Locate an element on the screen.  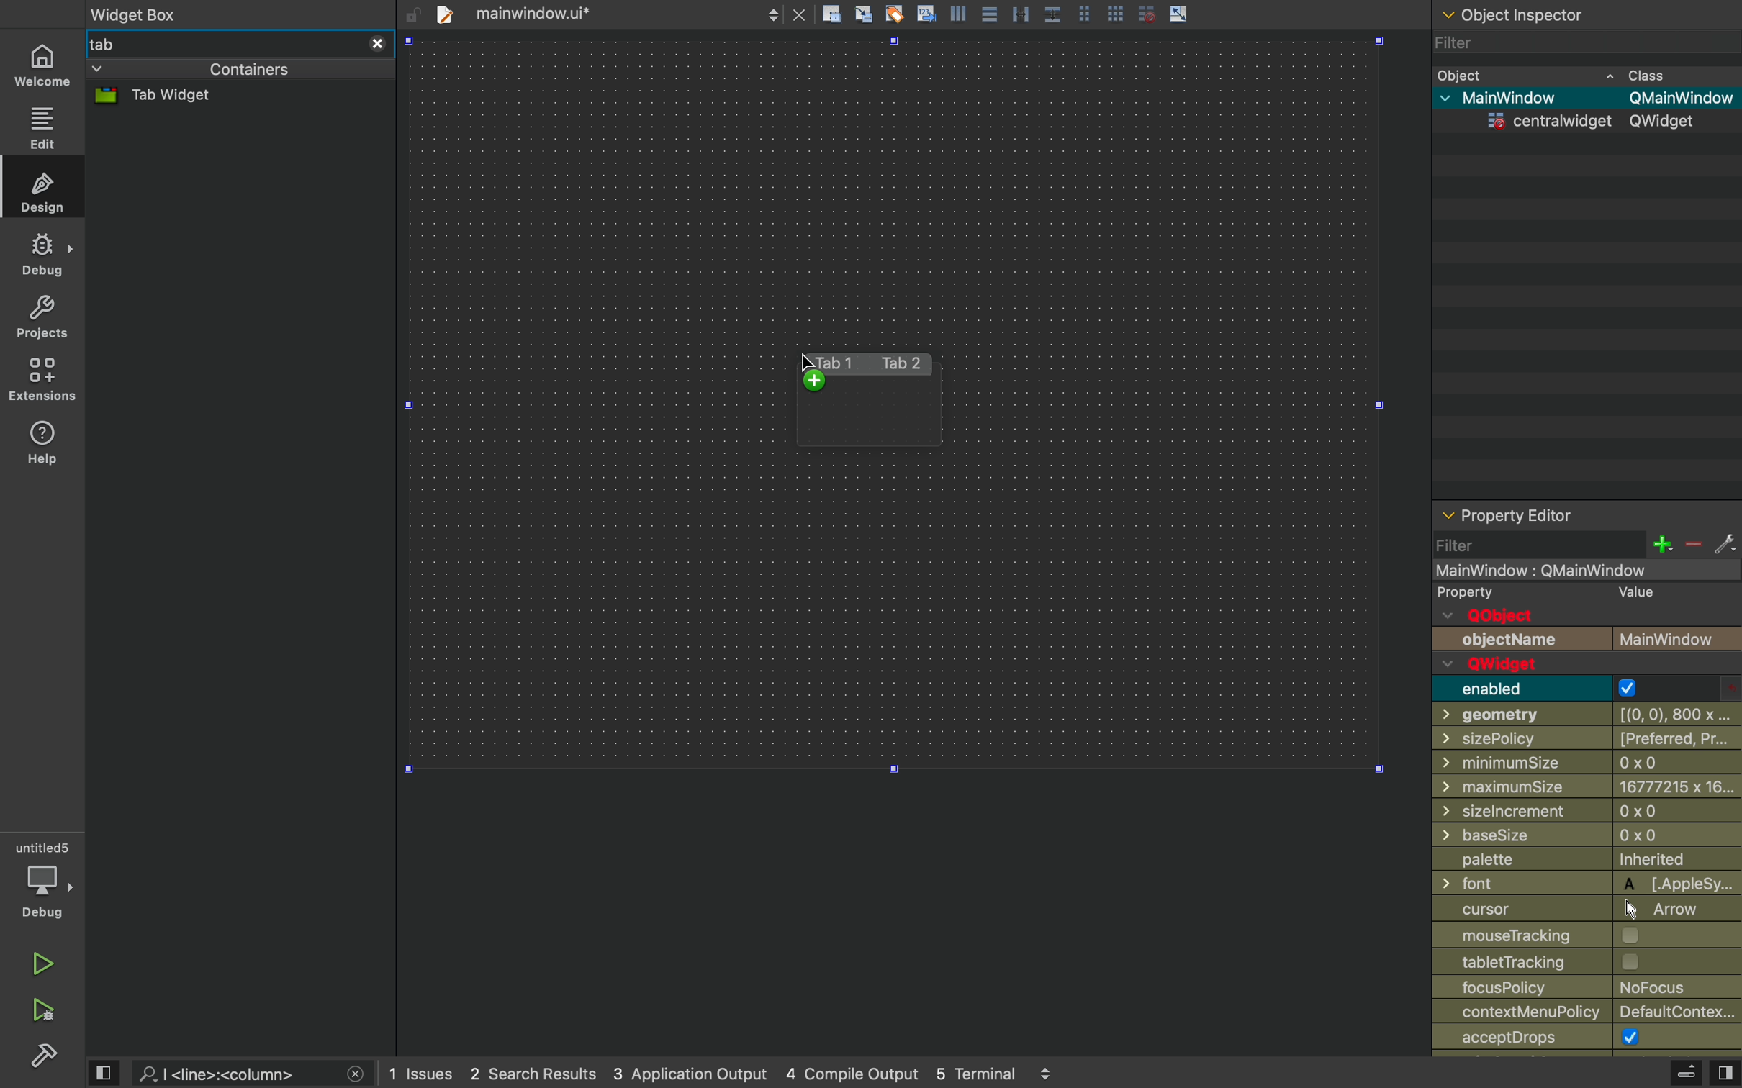
next/back is located at coordinates (772, 14).